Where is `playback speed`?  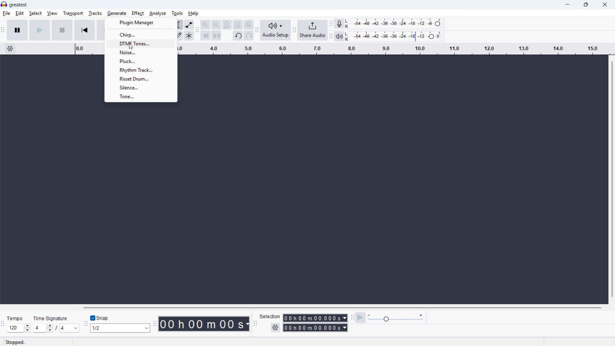
playback speed is located at coordinates (396, 317).